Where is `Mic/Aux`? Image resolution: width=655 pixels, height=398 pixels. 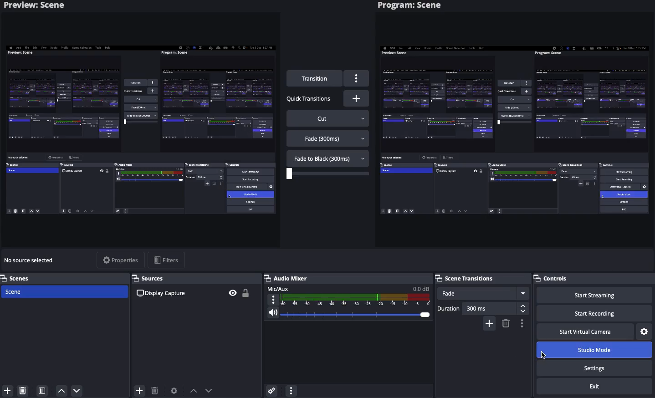 Mic/Aux is located at coordinates (347, 296).